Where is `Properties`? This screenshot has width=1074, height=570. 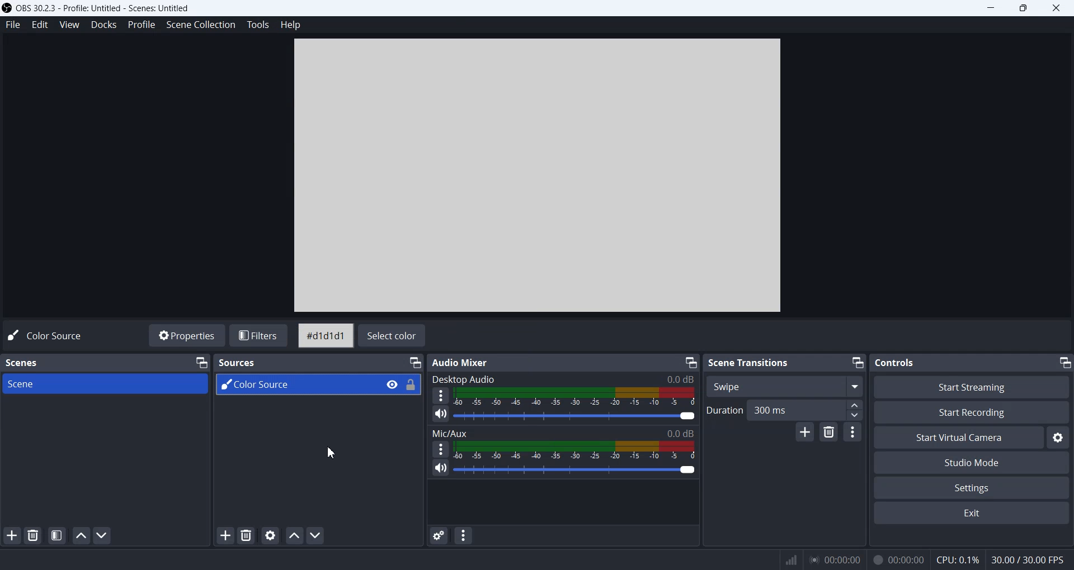
Properties is located at coordinates (186, 336).